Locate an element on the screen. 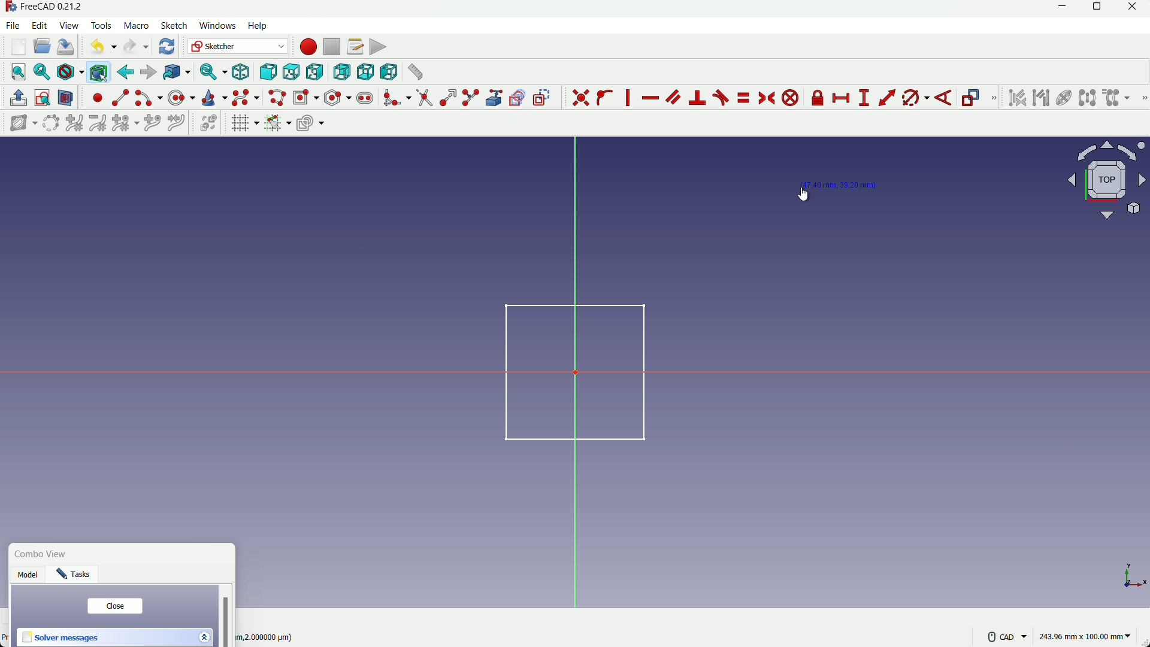  create external geometry is located at coordinates (495, 98).